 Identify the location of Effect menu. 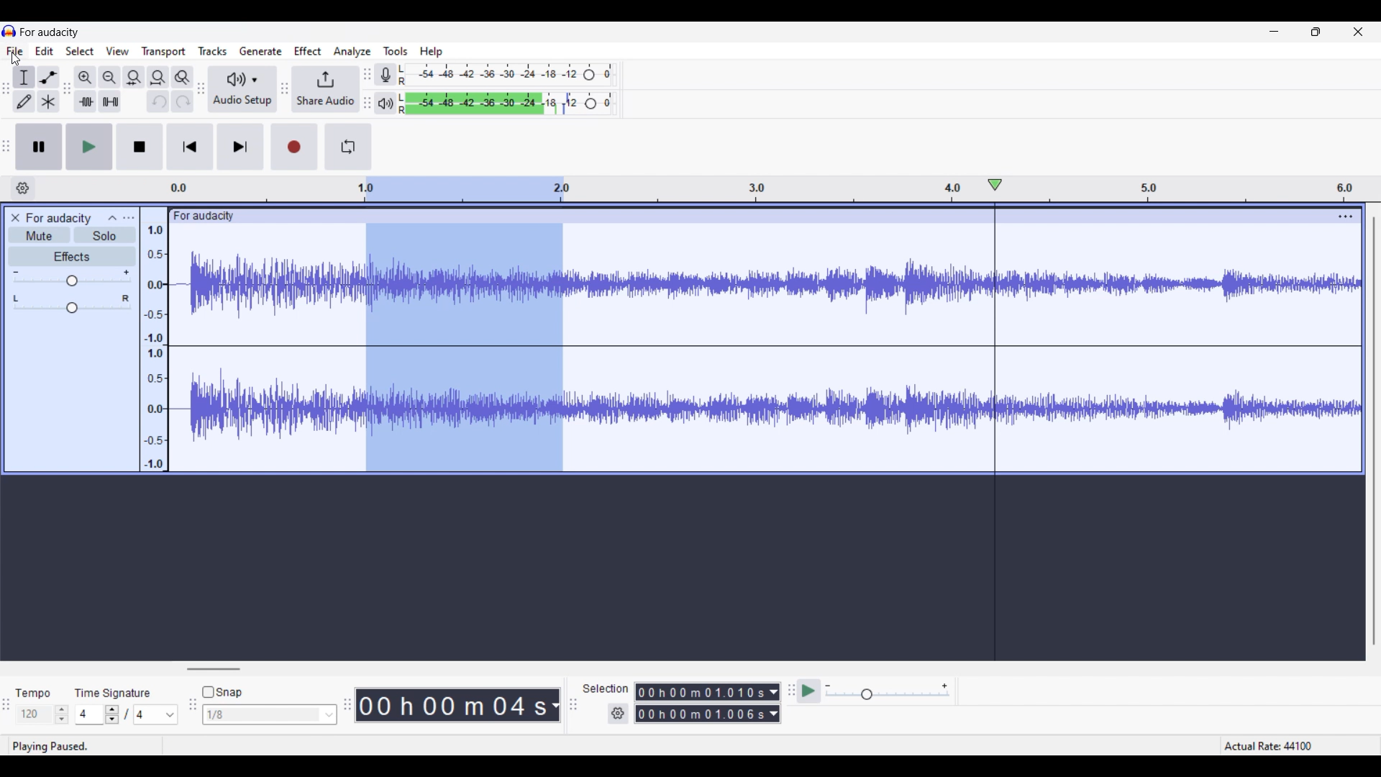
(307, 51).